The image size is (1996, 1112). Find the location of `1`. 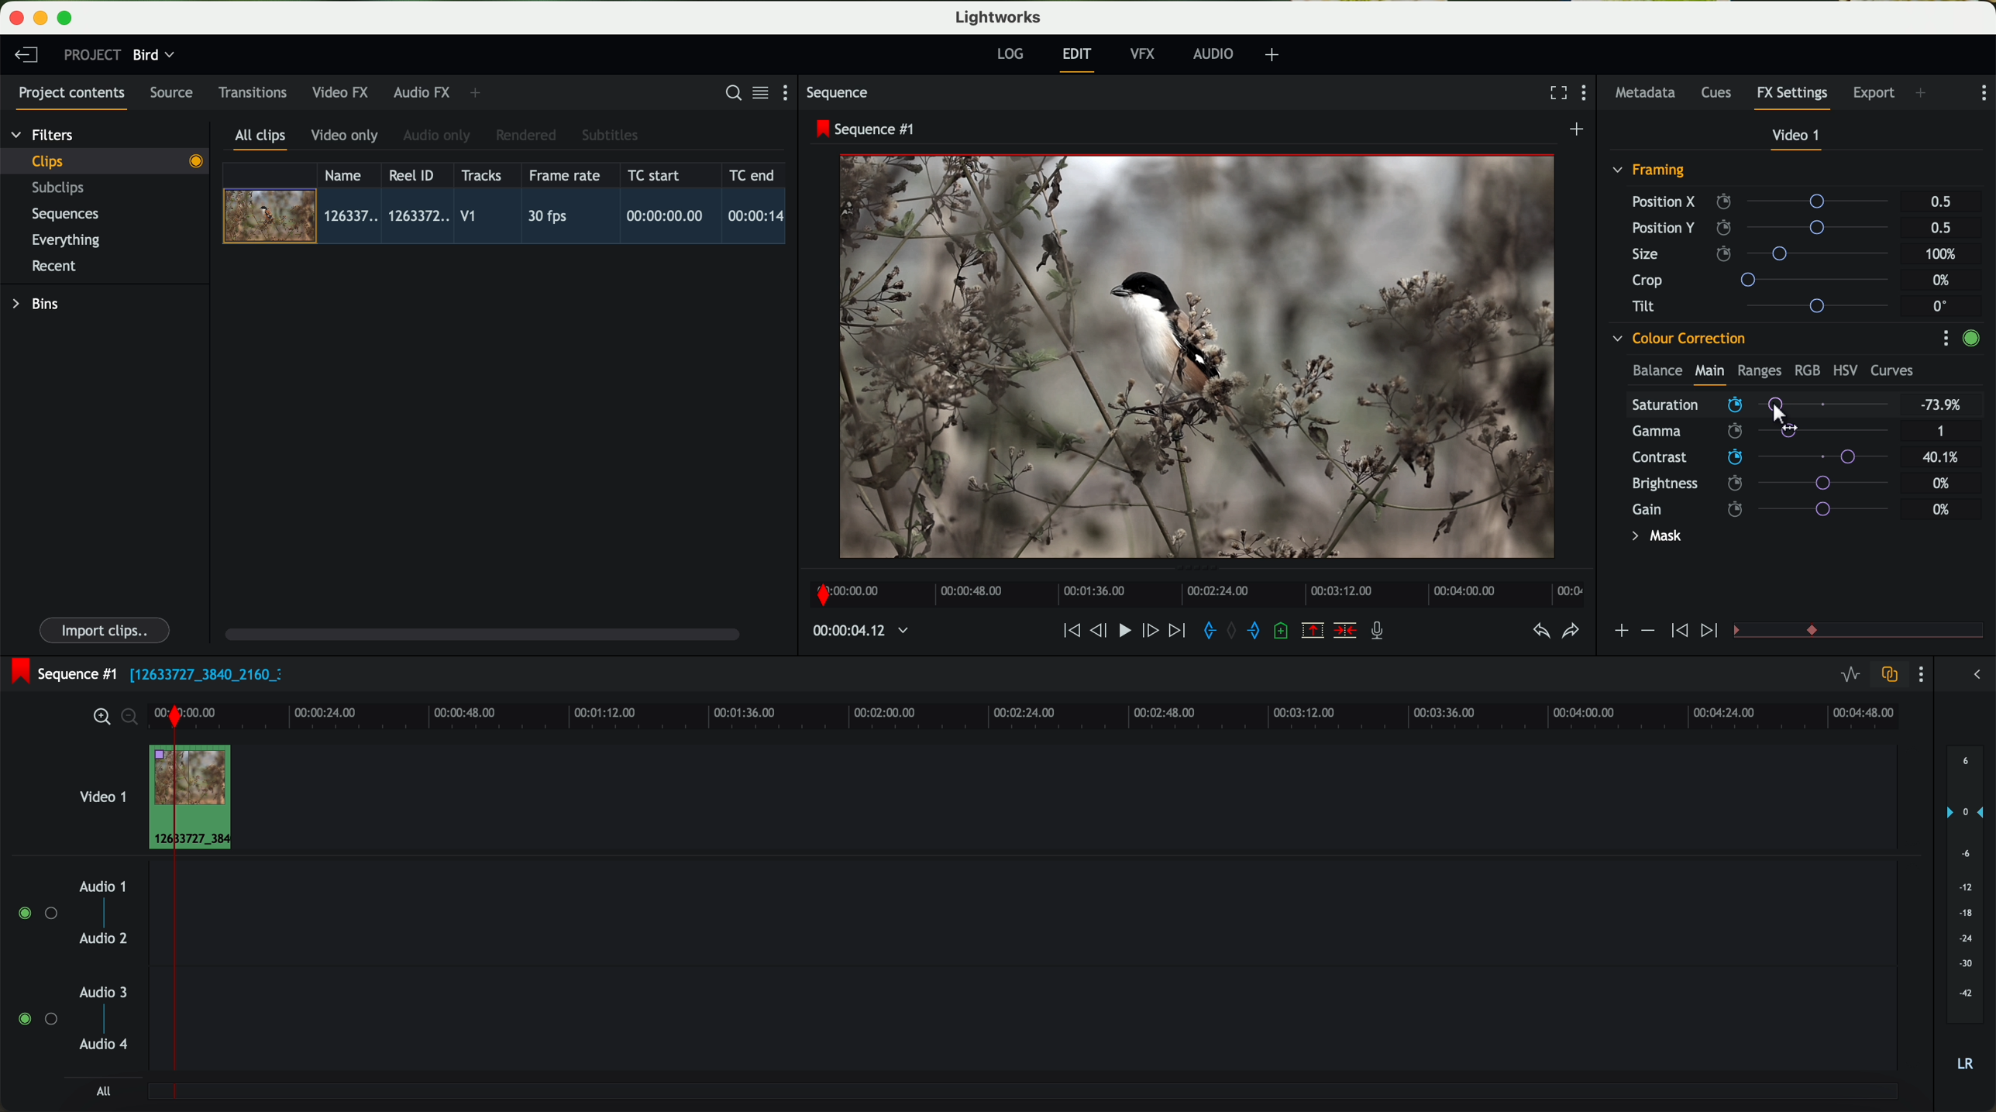

1 is located at coordinates (1942, 432).